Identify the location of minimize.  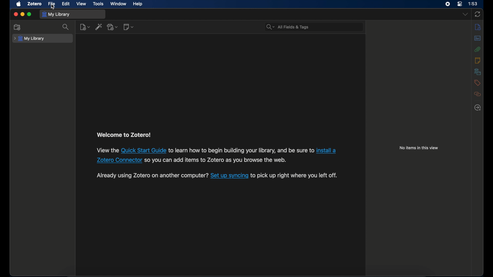
(23, 14).